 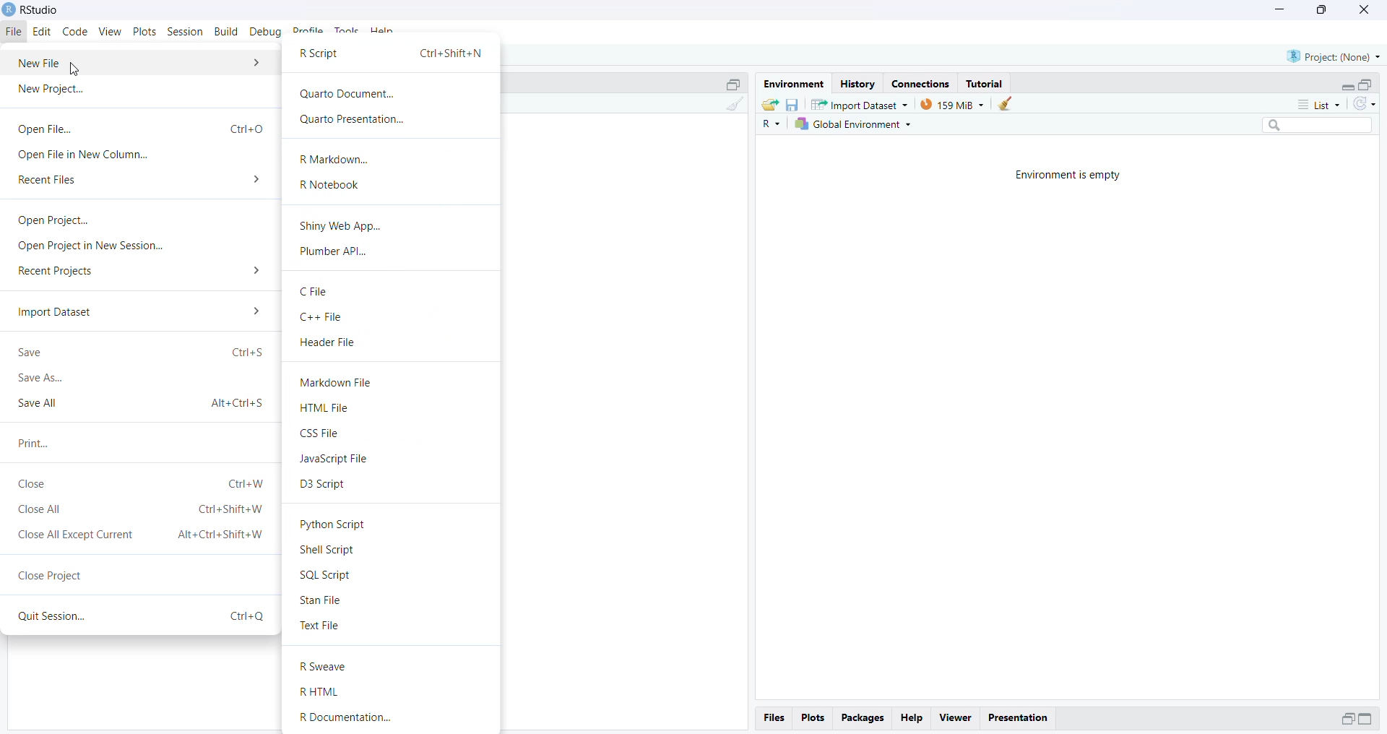 I want to click on Quarto Presentation..., so click(x=350, y=121).